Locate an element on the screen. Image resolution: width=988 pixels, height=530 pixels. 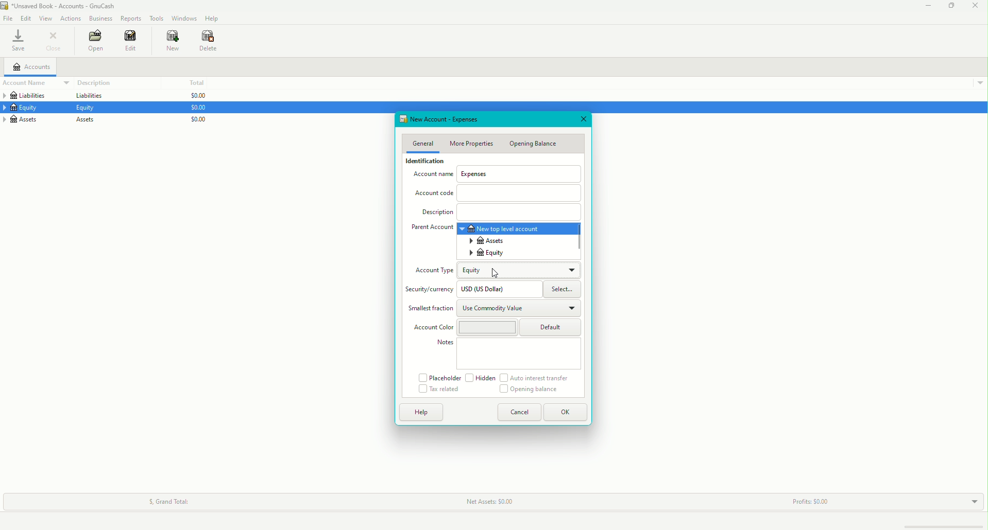
Actions is located at coordinates (72, 19).